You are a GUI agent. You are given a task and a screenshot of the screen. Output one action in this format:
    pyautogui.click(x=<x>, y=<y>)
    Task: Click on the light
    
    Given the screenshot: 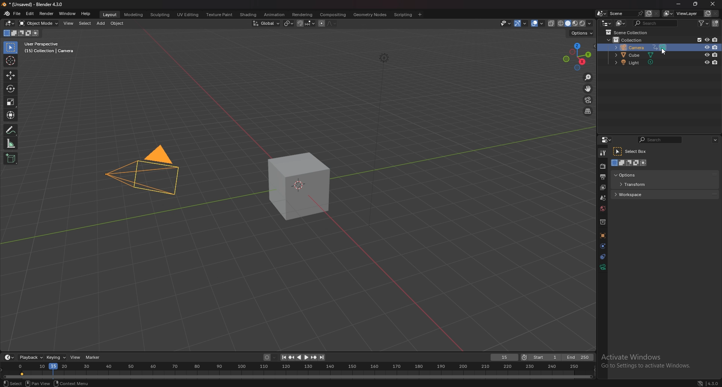 What is the action you would take?
    pyautogui.click(x=637, y=63)
    